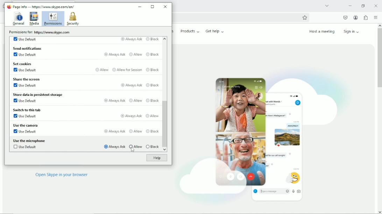 The width and height of the screenshot is (382, 214). Describe the element at coordinates (26, 147) in the screenshot. I see `Use default` at that location.